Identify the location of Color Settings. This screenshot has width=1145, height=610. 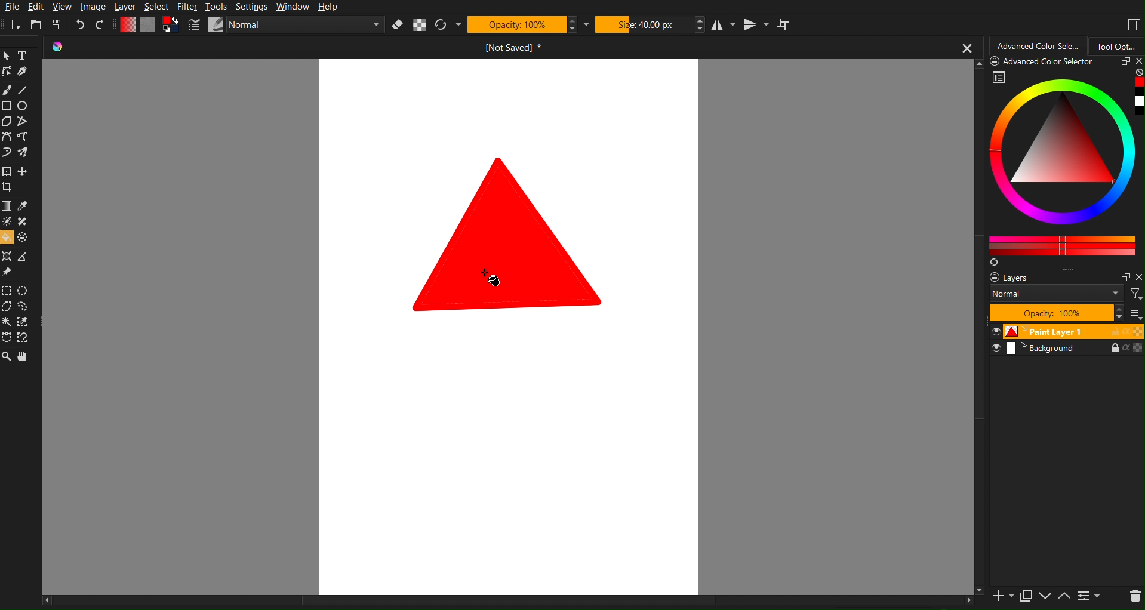
(146, 24).